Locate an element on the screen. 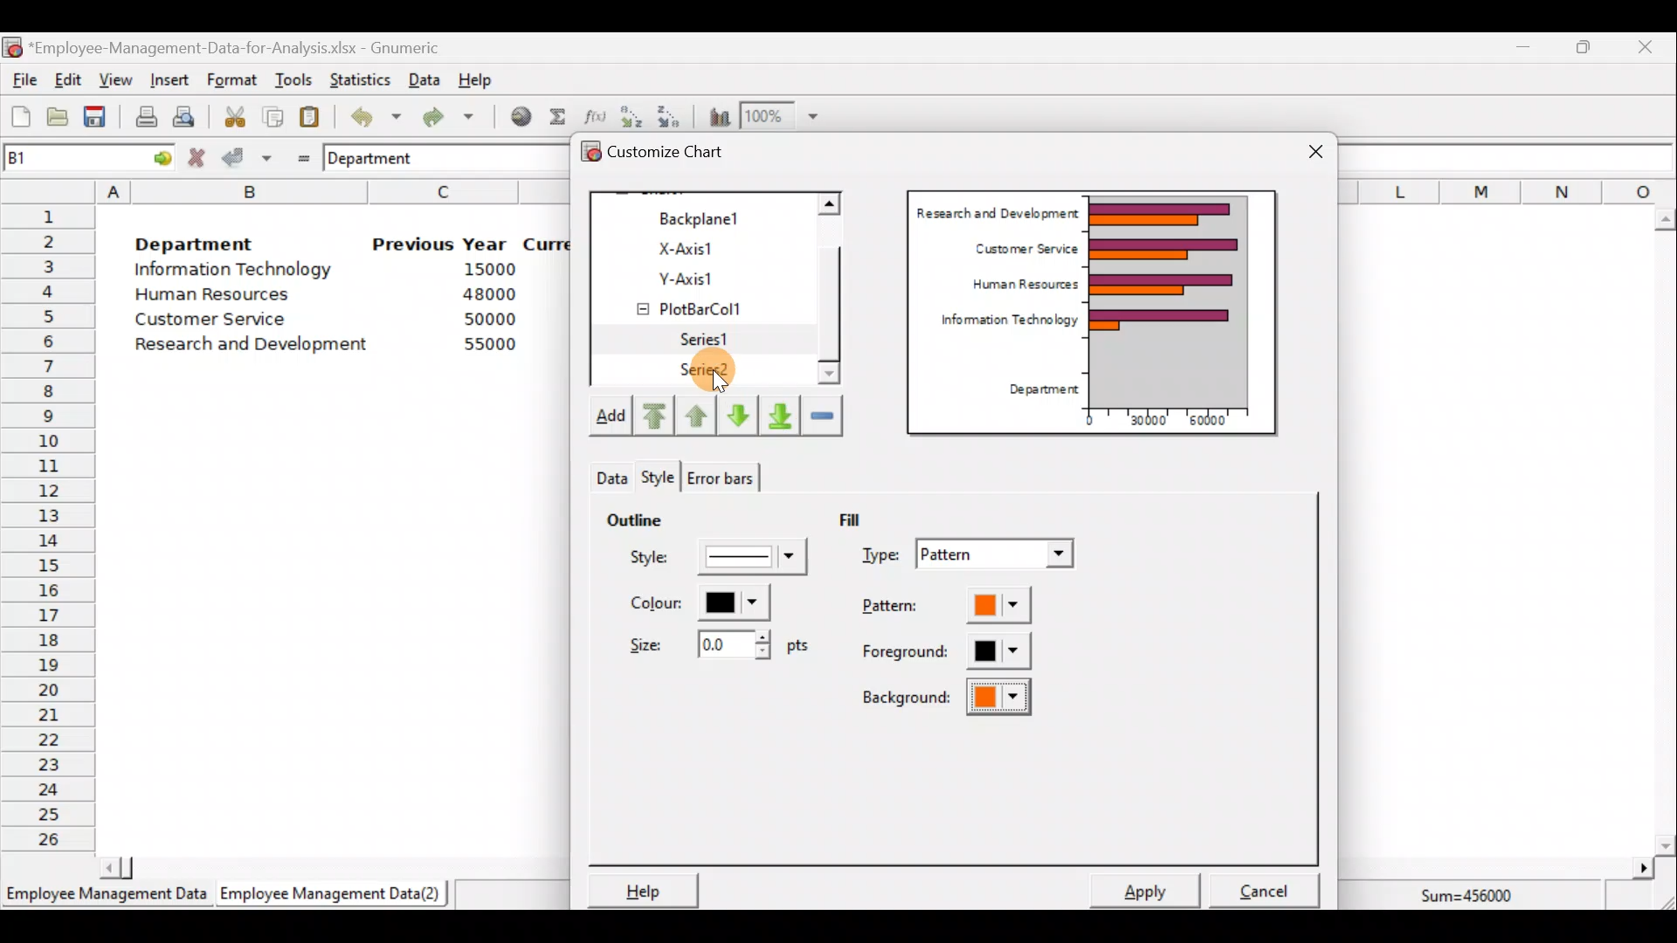  Customer Service is located at coordinates (1022, 246).